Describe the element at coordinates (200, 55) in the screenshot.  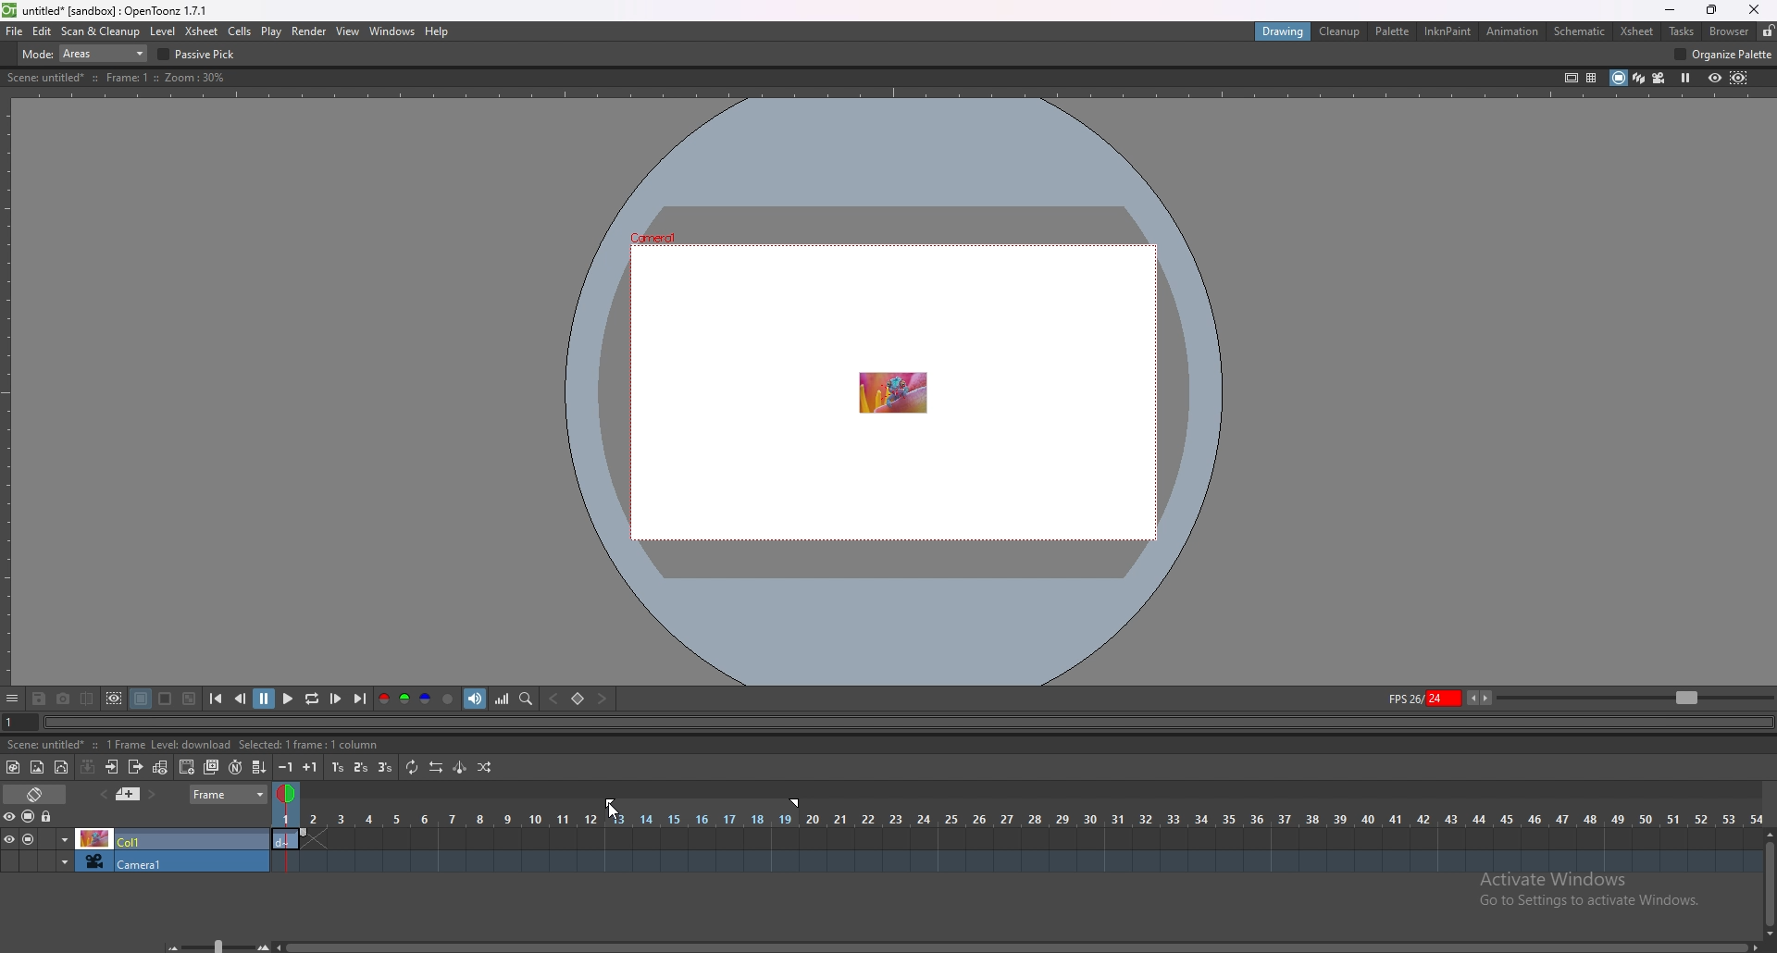
I see `passive pick` at that location.